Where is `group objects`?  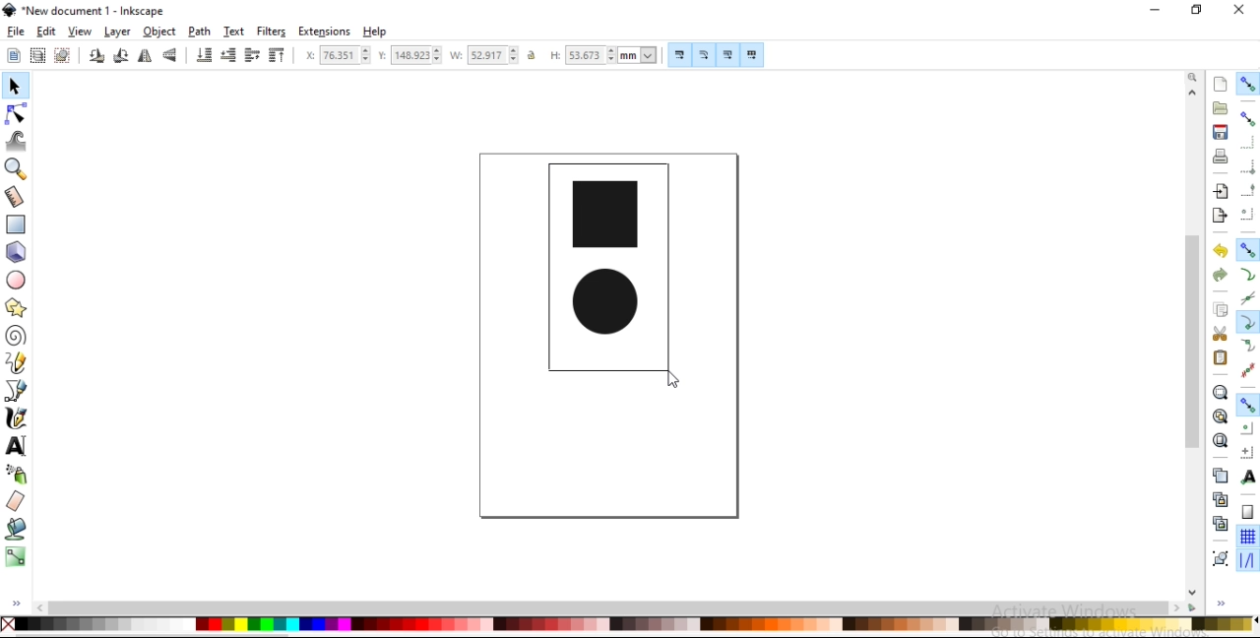
group objects is located at coordinates (1219, 558).